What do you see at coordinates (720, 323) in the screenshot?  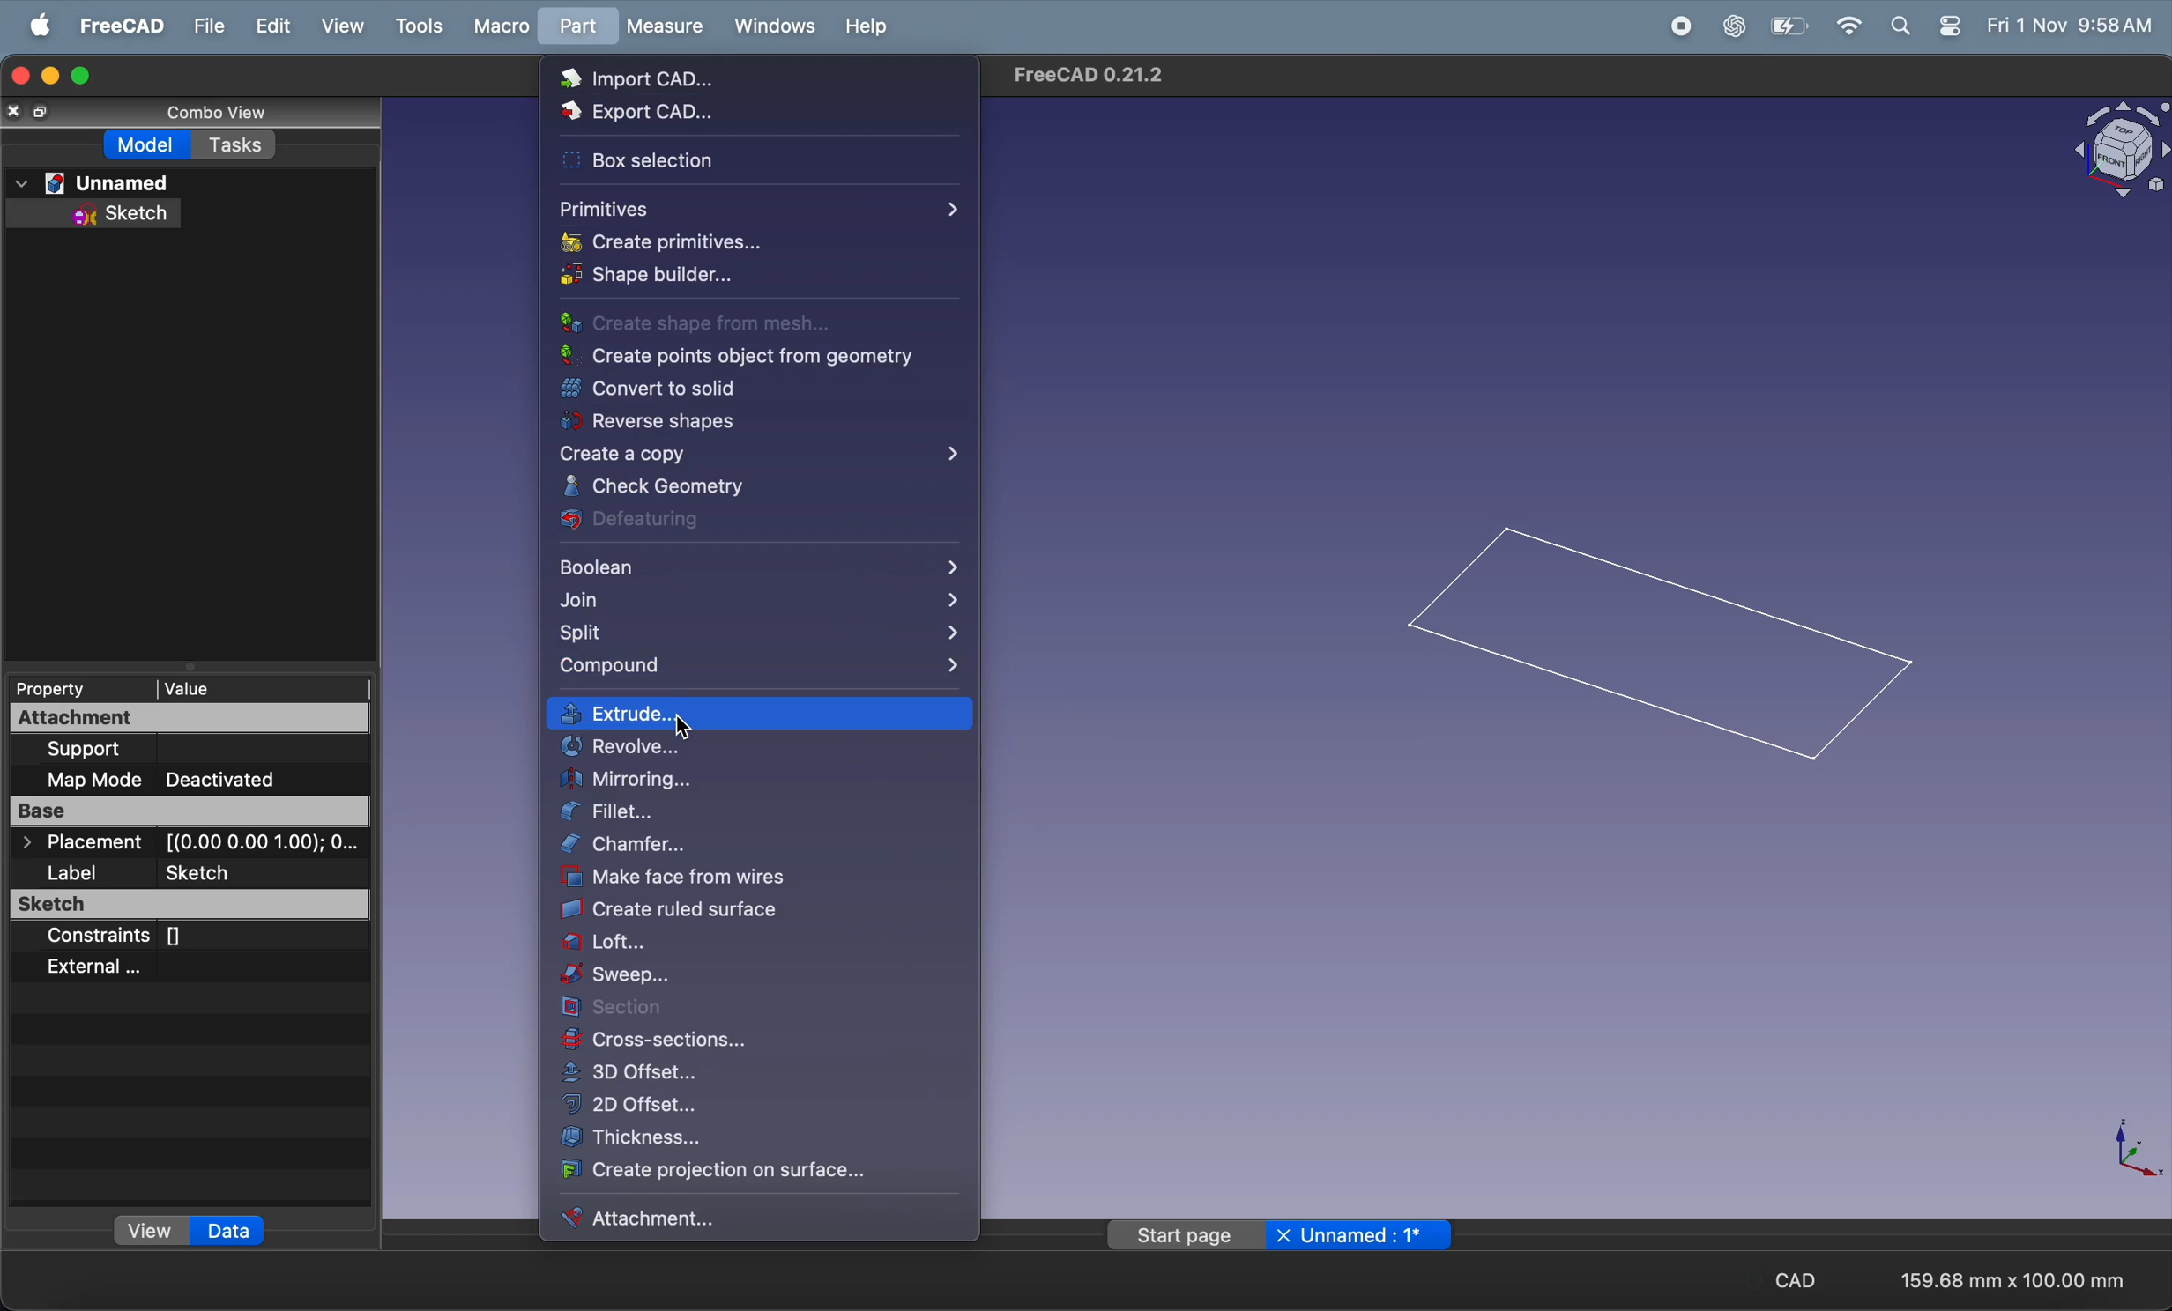 I see `create from mesh` at bounding box center [720, 323].